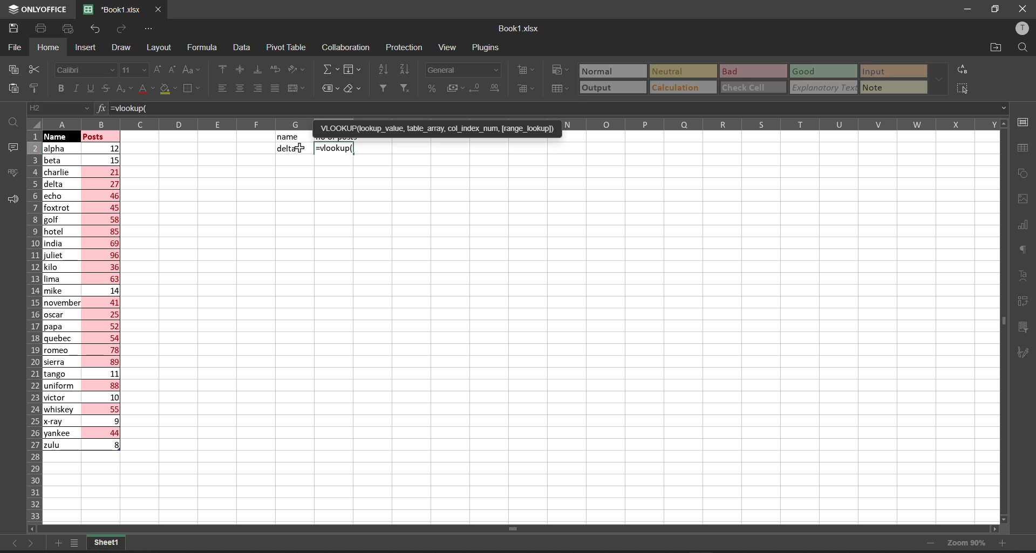  Describe the element at coordinates (278, 71) in the screenshot. I see `wrap text` at that location.